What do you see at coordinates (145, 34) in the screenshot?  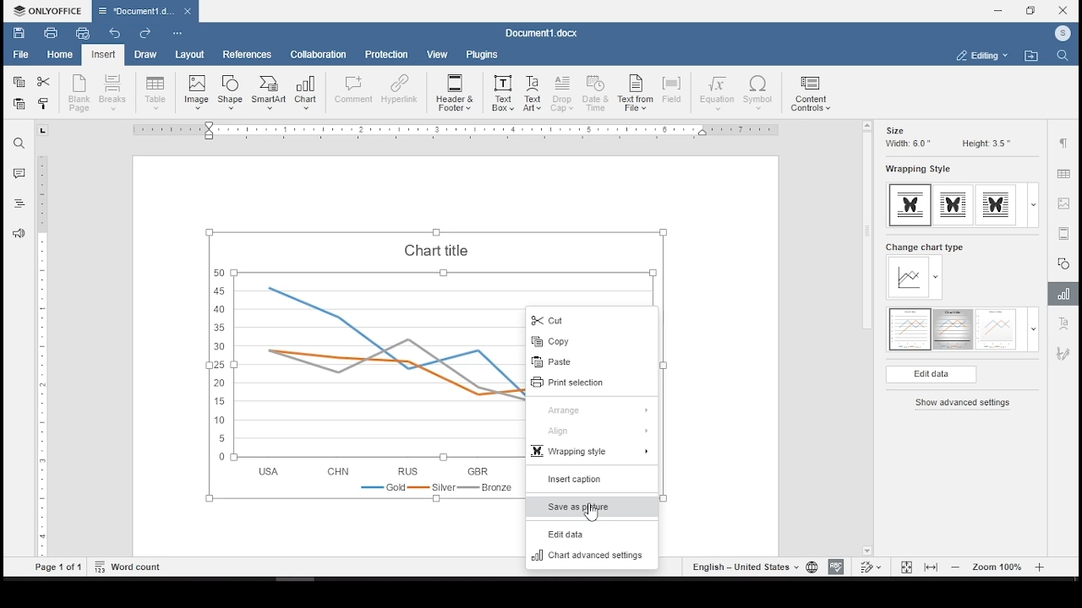 I see `redo` at bounding box center [145, 34].